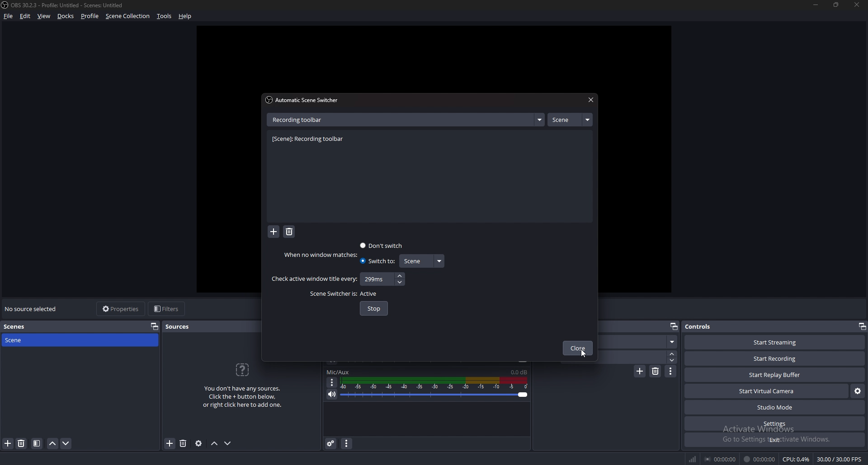 The height and width of the screenshot is (465, 868). Describe the element at coordinates (673, 327) in the screenshot. I see `pop out` at that location.